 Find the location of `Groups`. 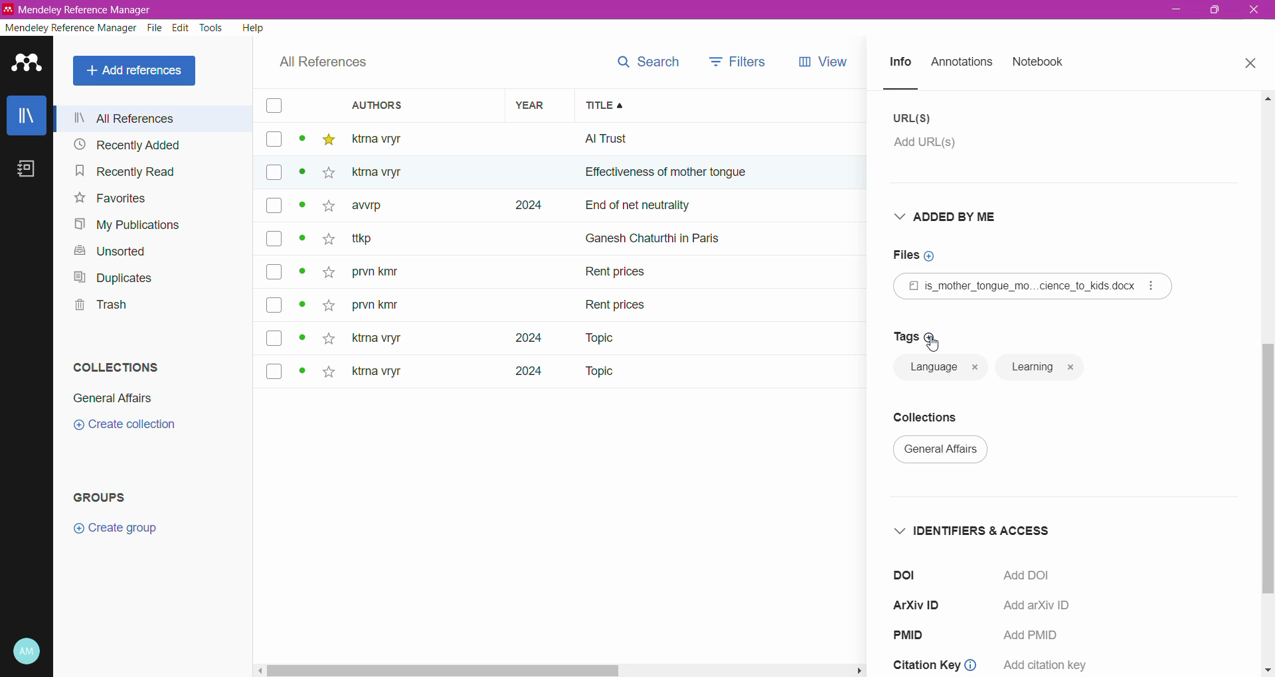

Groups is located at coordinates (102, 498).